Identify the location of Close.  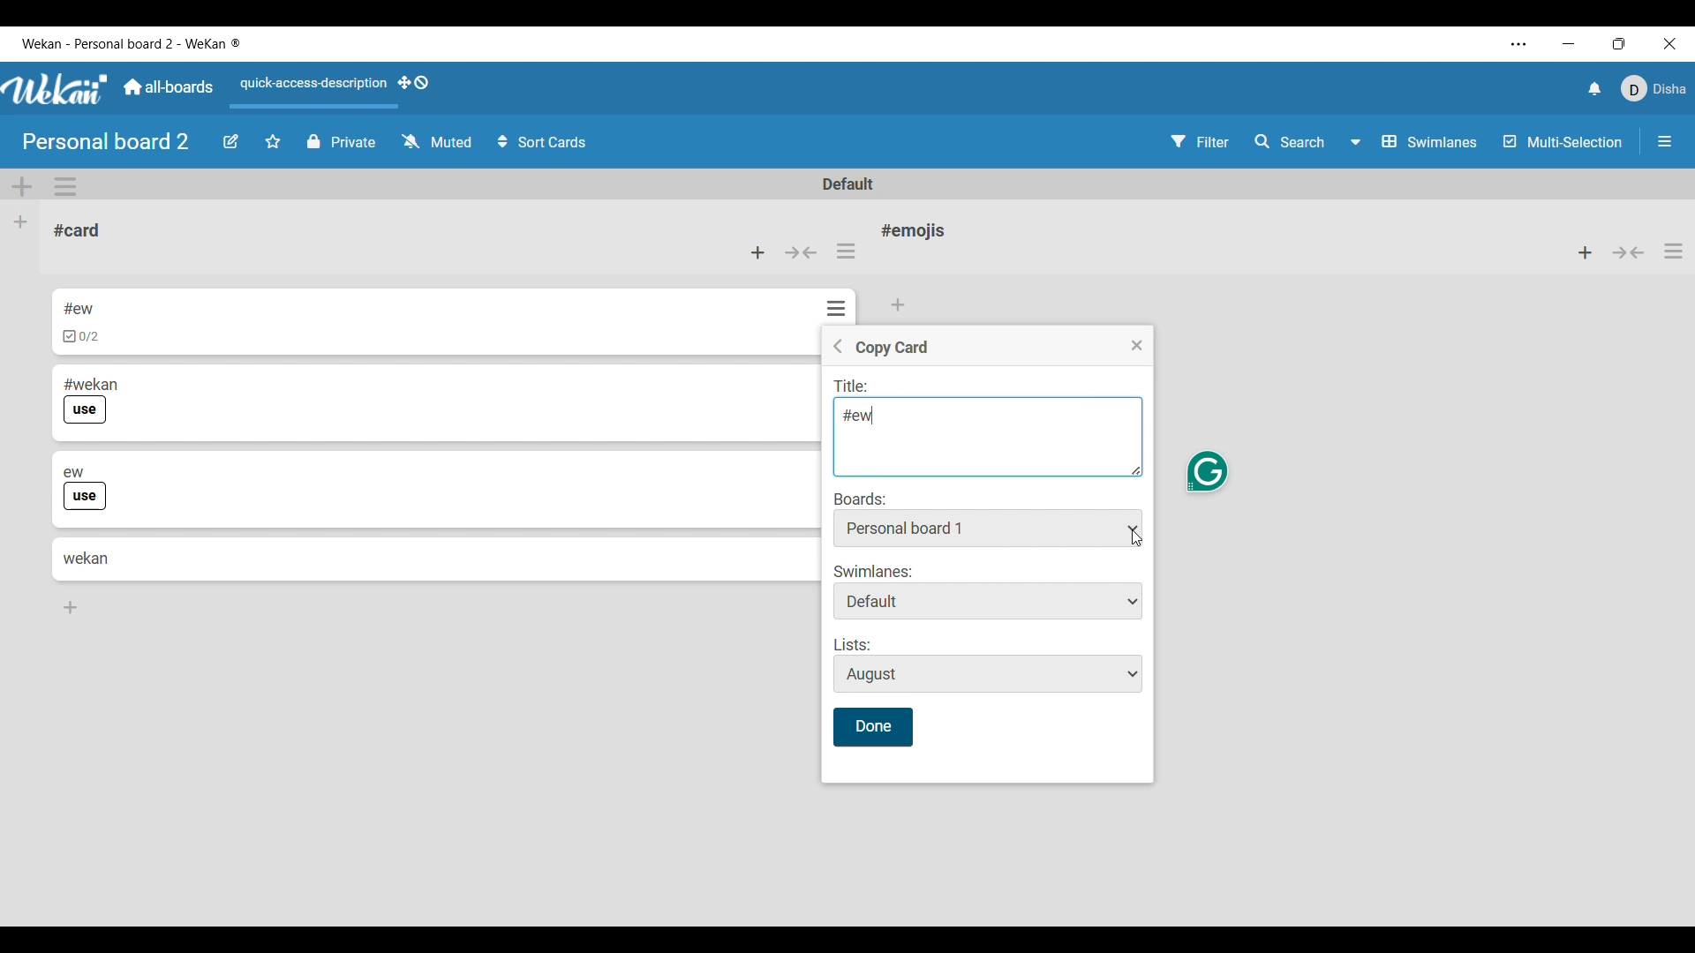
(1137, 346).